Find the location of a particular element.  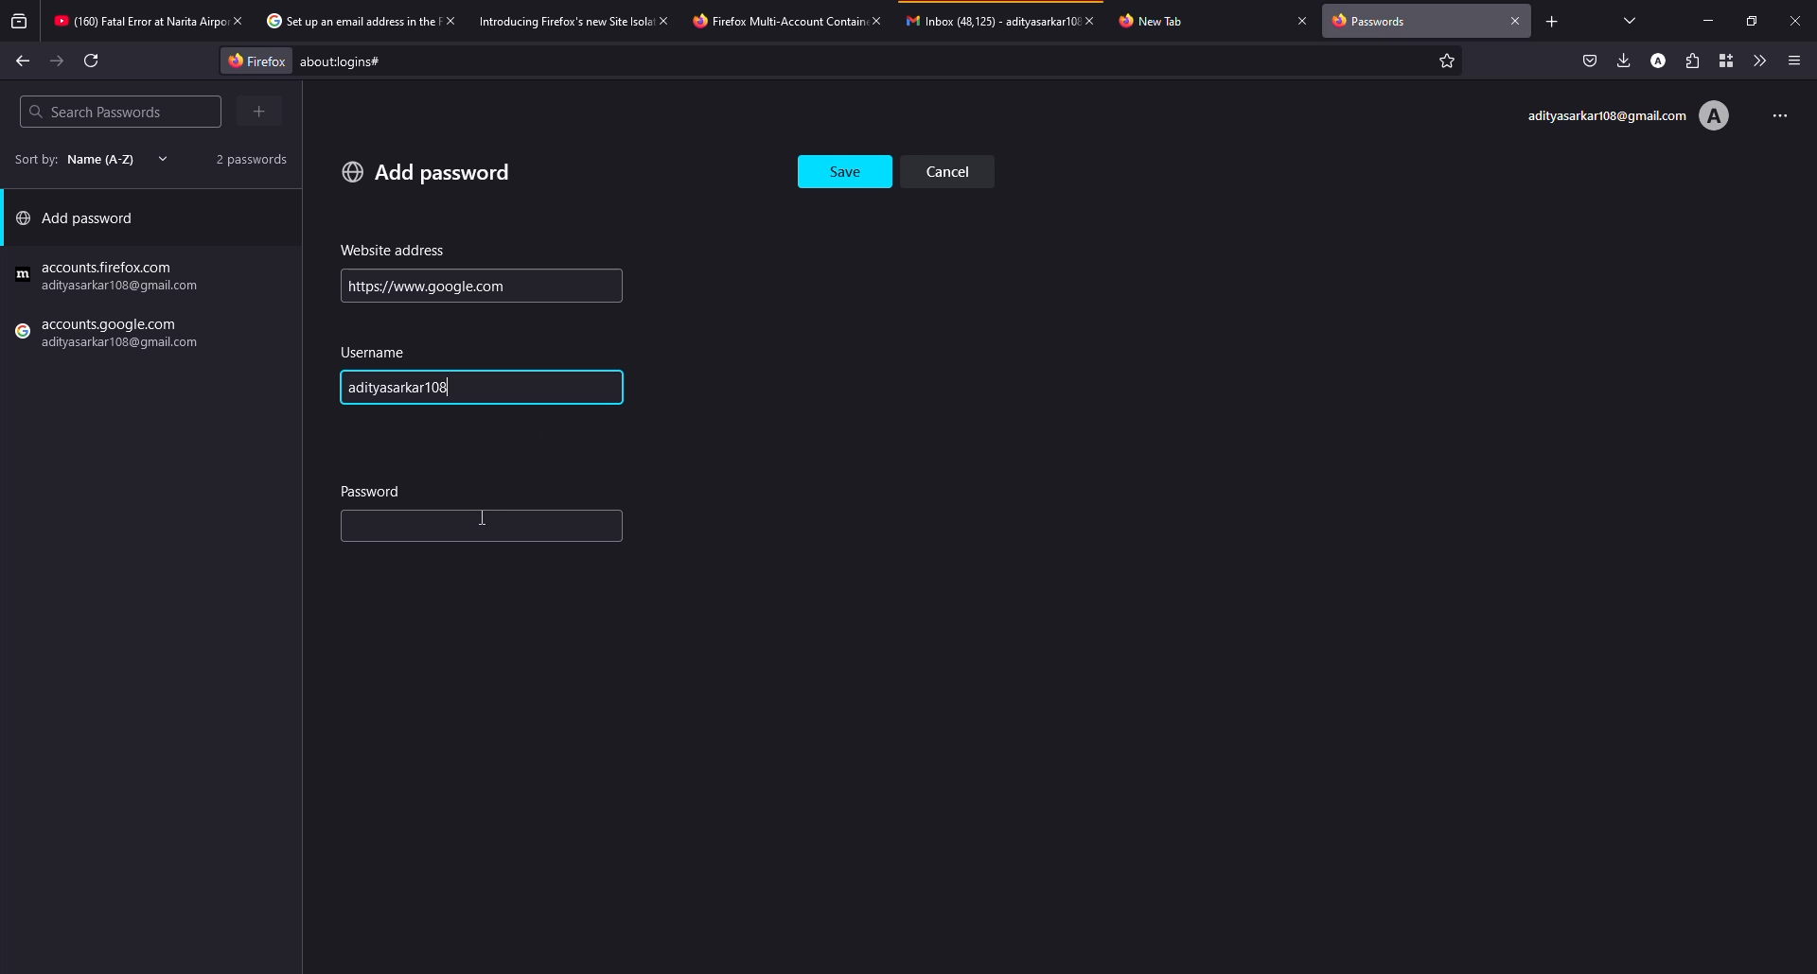

close is located at coordinates (449, 20).